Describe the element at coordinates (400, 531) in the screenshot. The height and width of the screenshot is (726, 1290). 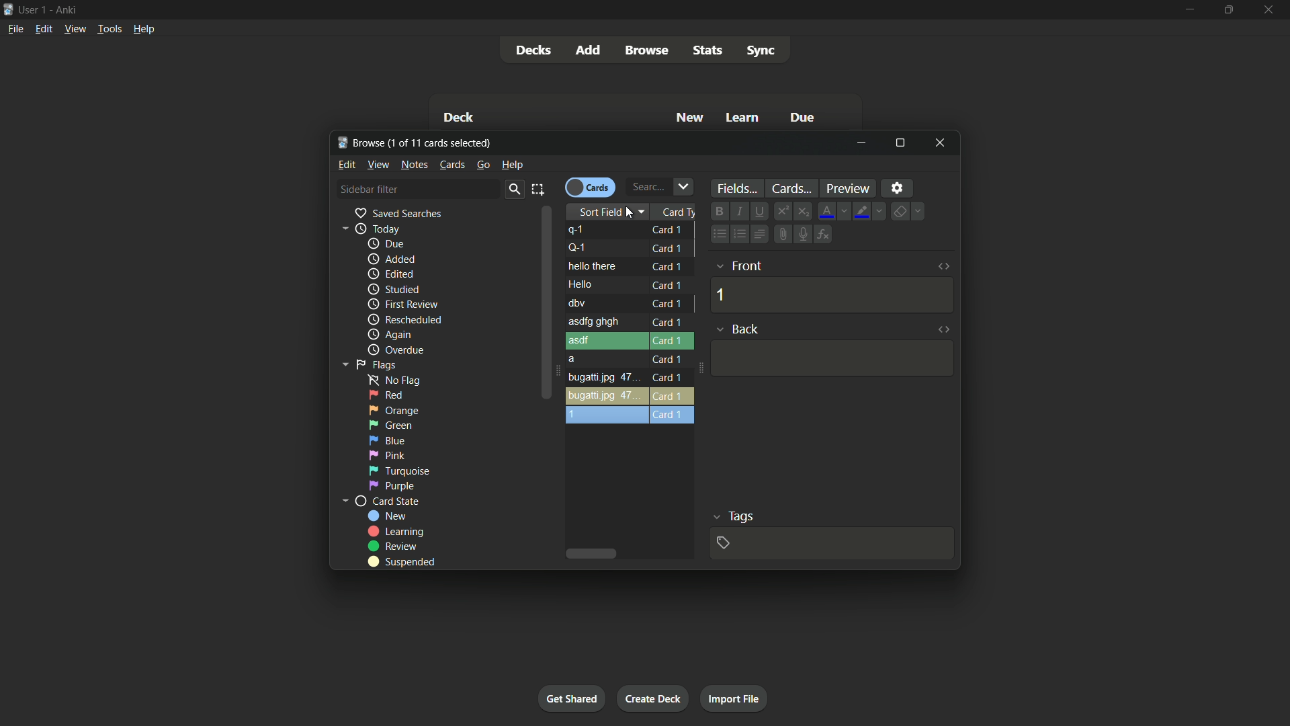
I see `learning` at that location.